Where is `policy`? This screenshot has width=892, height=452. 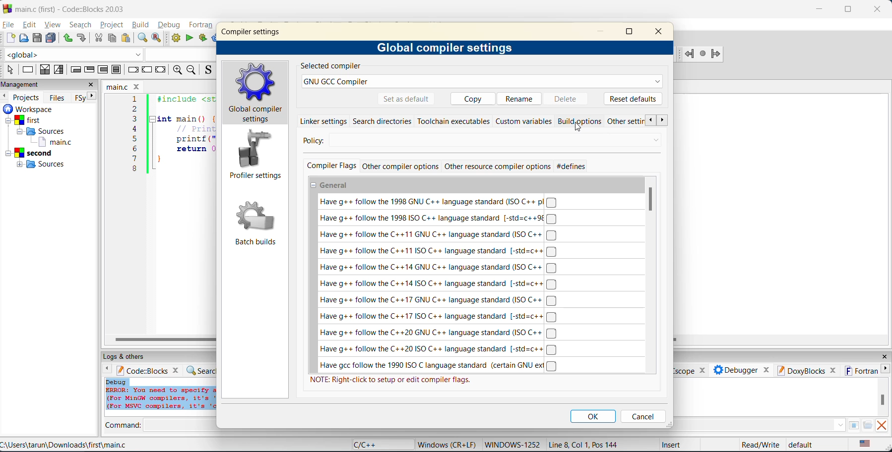 policy is located at coordinates (476, 141).